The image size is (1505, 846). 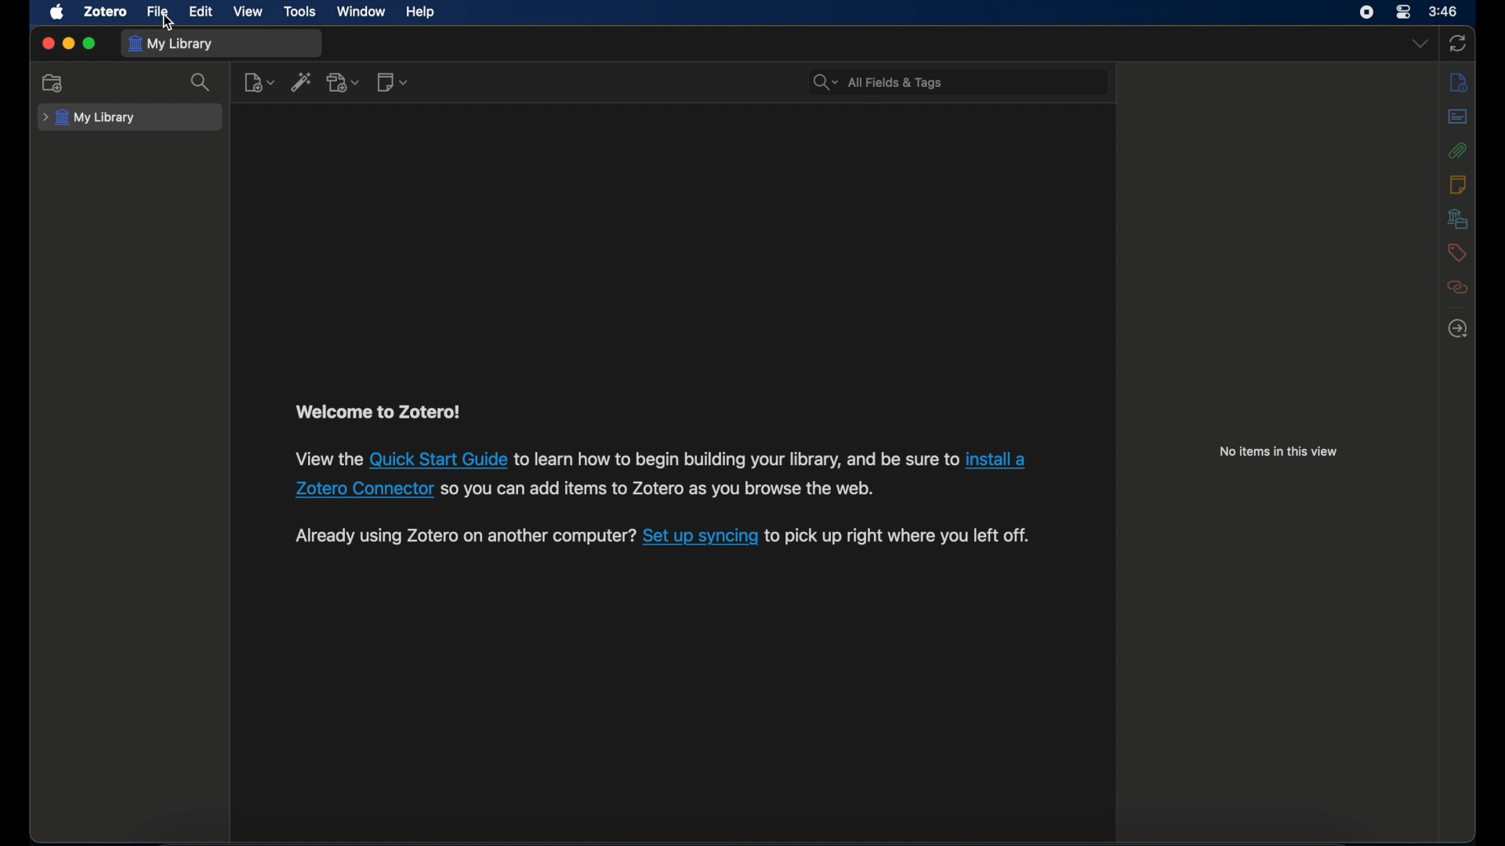 What do you see at coordinates (422, 12) in the screenshot?
I see `help` at bounding box center [422, 12].